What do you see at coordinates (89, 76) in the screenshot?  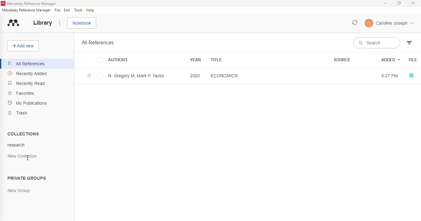 I see `add this reference to favorites` at bounding box center [89, 76].